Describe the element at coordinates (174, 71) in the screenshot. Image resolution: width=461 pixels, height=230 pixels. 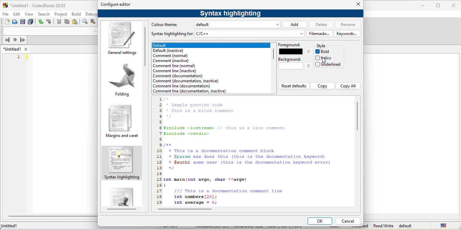
I see `comment line inactive` at that location.